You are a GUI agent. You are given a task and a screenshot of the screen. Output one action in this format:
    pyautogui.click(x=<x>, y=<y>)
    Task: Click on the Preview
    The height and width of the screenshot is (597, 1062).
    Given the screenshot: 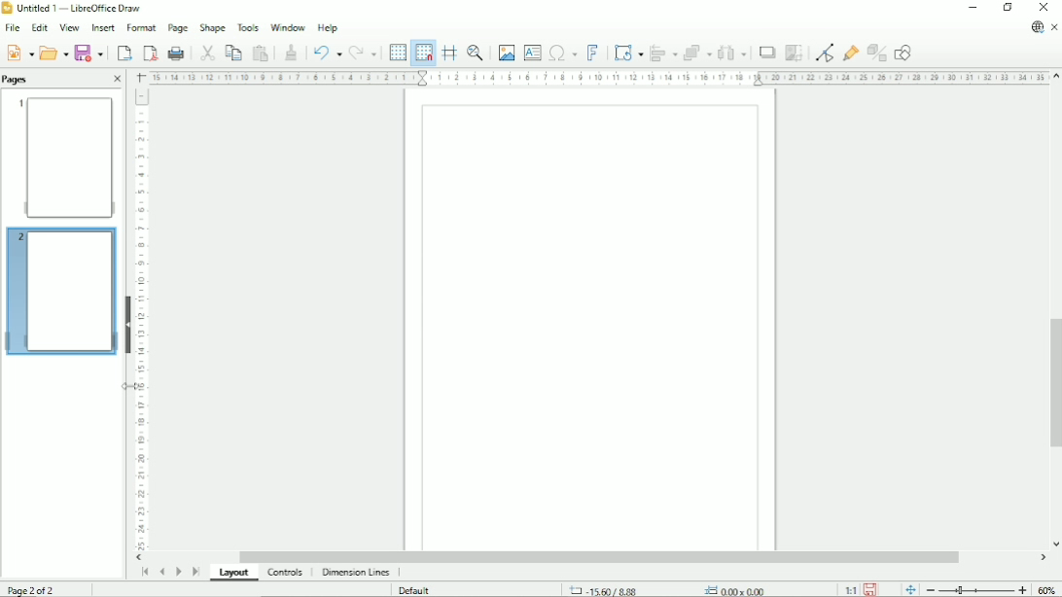 What is the action you would take?
    pyautogui.click(x=63, y=157)
    